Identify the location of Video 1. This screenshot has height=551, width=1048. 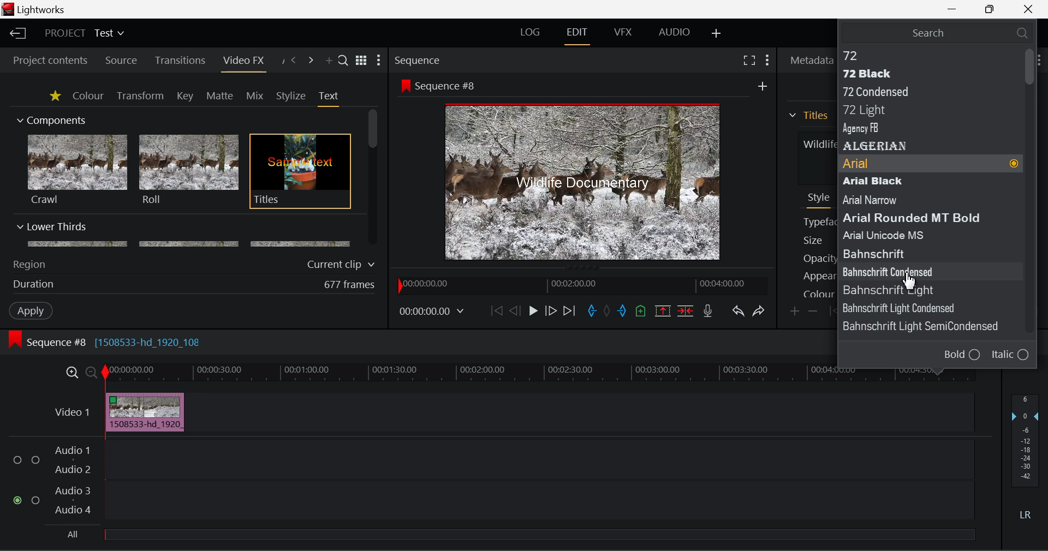
(74, 412).